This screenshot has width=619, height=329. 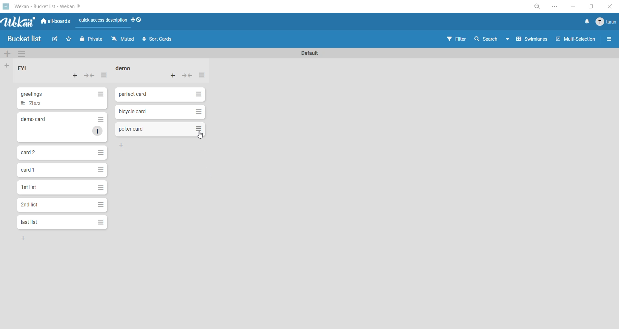 What do you see at coordinates (158, 39) in the screenshot?
I see `sort cards` at bounding box center [158, 39].